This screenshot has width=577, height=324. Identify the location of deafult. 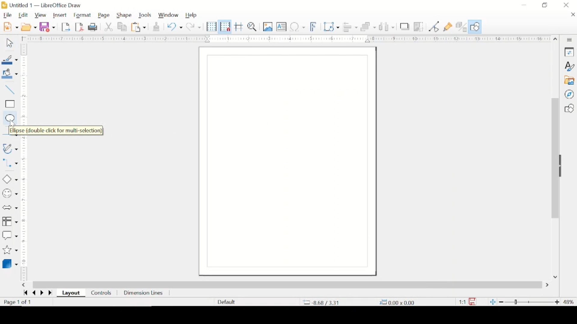
(225, 302).